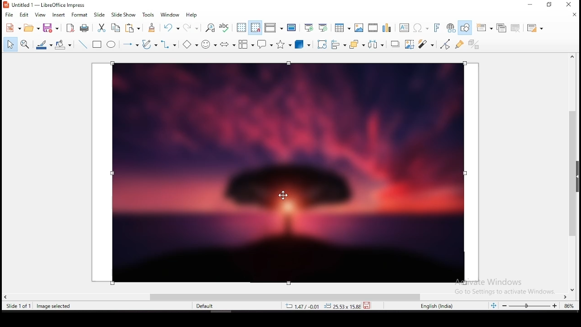  I want to click on save, so click(368, 305).